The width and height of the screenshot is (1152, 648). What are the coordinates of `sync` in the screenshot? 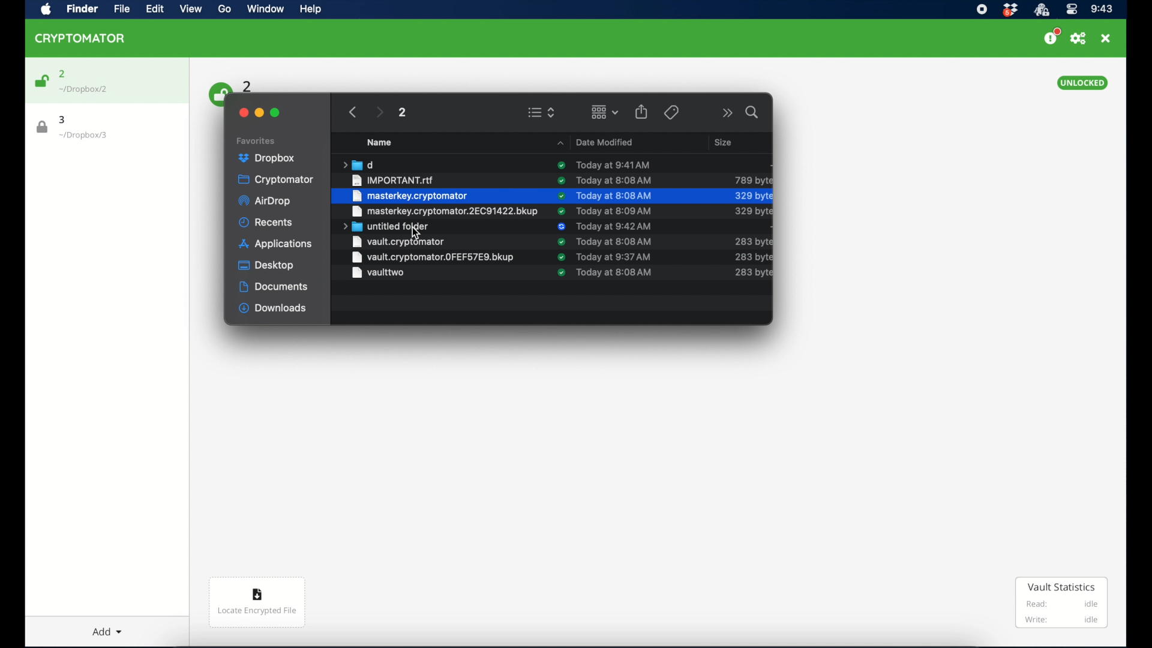 It's located at (557, 274).